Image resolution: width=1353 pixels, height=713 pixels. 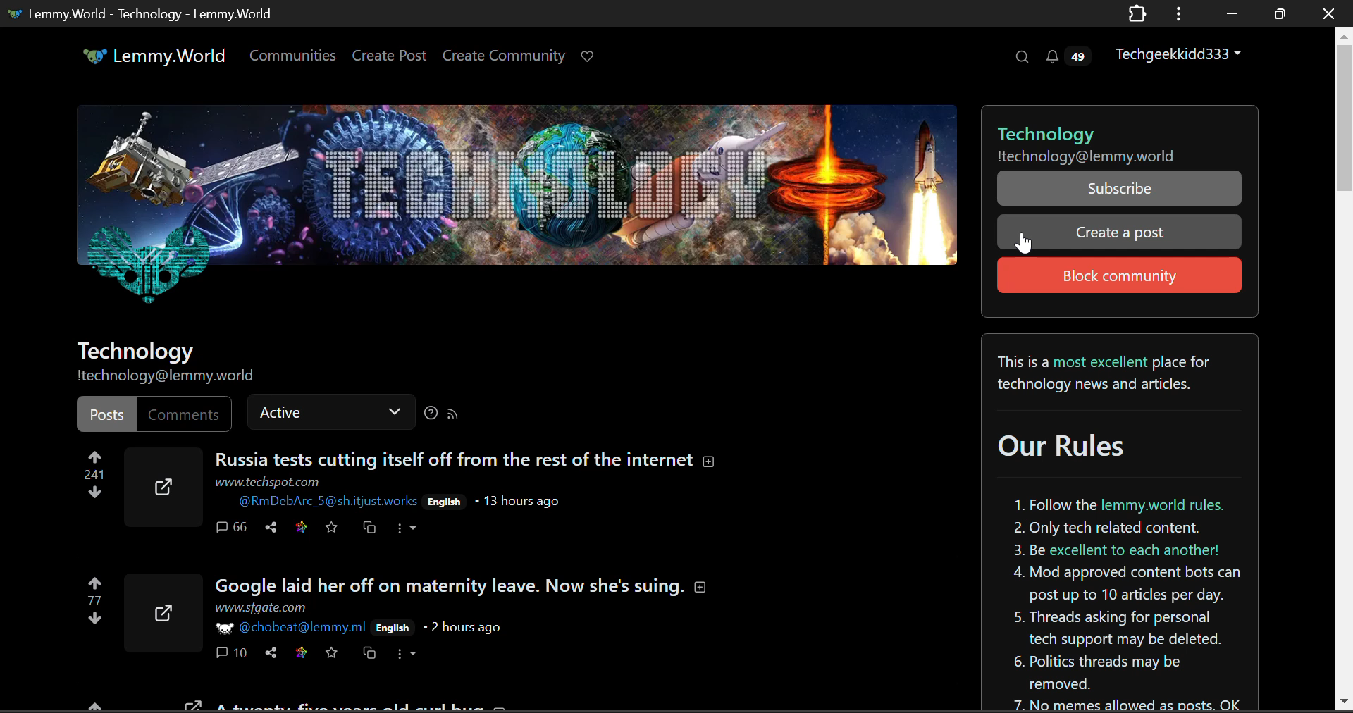 I want to click on Lemmy.World, so click(x=145, y=56).